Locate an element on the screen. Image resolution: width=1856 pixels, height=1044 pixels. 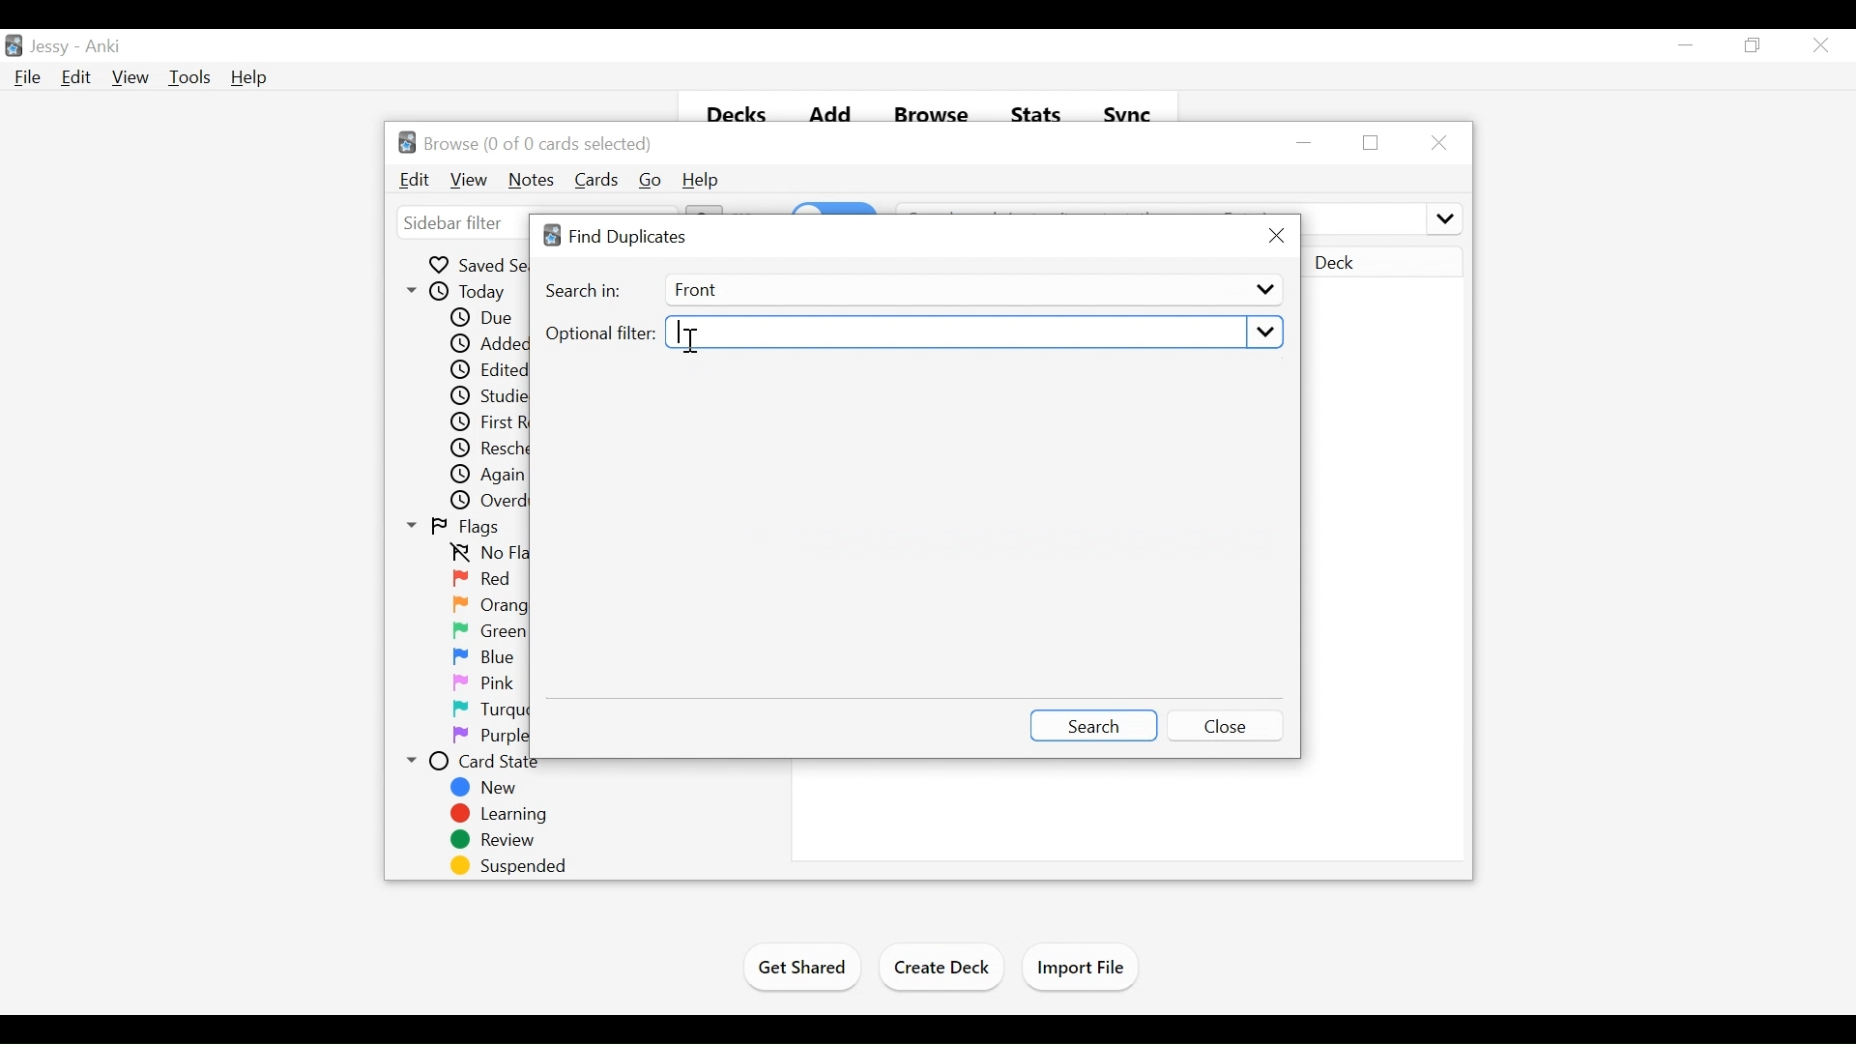
Blue is located at coordinates (484, 657).